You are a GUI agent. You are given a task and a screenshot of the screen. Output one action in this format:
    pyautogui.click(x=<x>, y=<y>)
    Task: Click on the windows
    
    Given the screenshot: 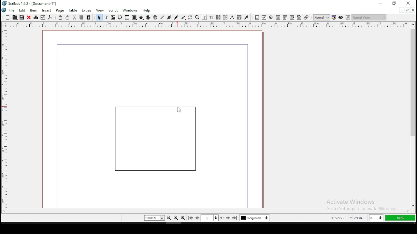 What is the action you would take?
    pyautogui.click(x=130, y=10)
    